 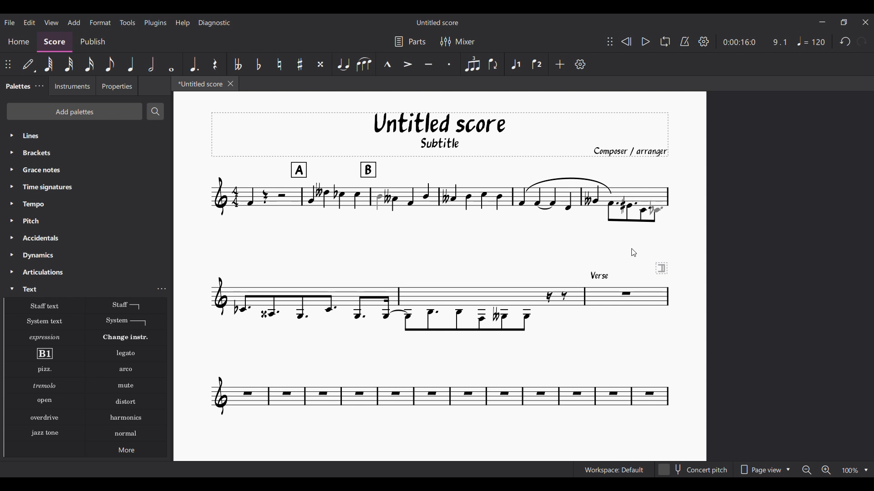 What do you see at coordinates (45, 353) in the screenshot?
I see `Rehearsal mark` at bounding box center [45, 353].